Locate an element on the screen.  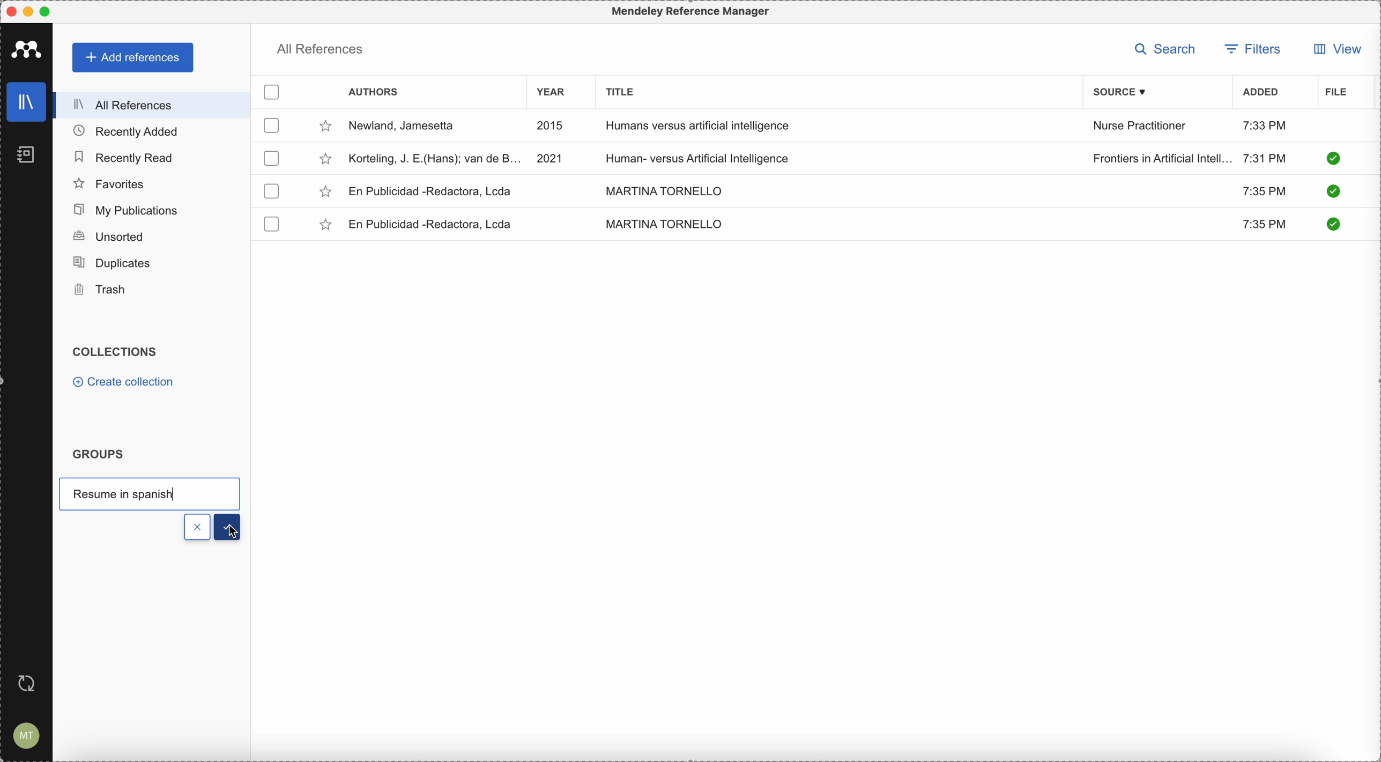
recently added is located at coordinates (135, 131).